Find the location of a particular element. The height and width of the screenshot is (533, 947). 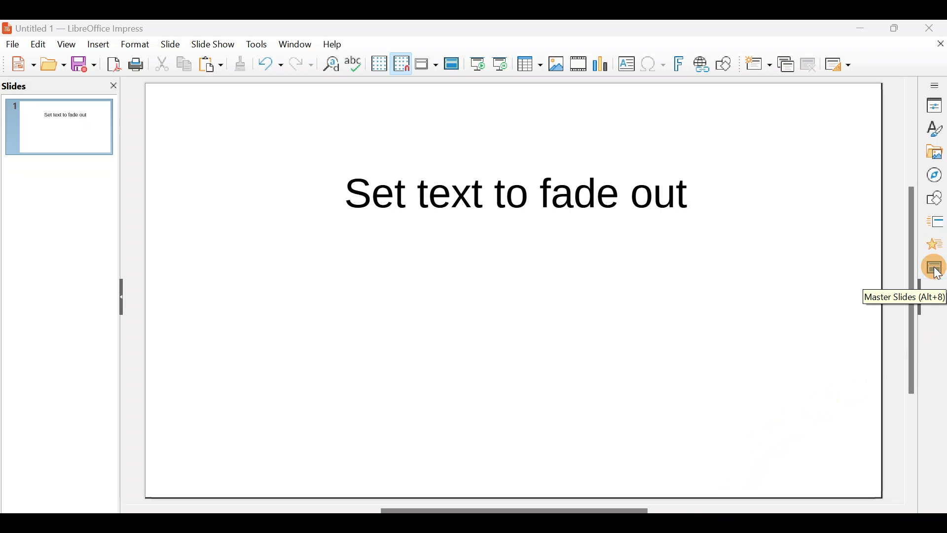

Insert fontwork text is located at coordinates (680, 66).